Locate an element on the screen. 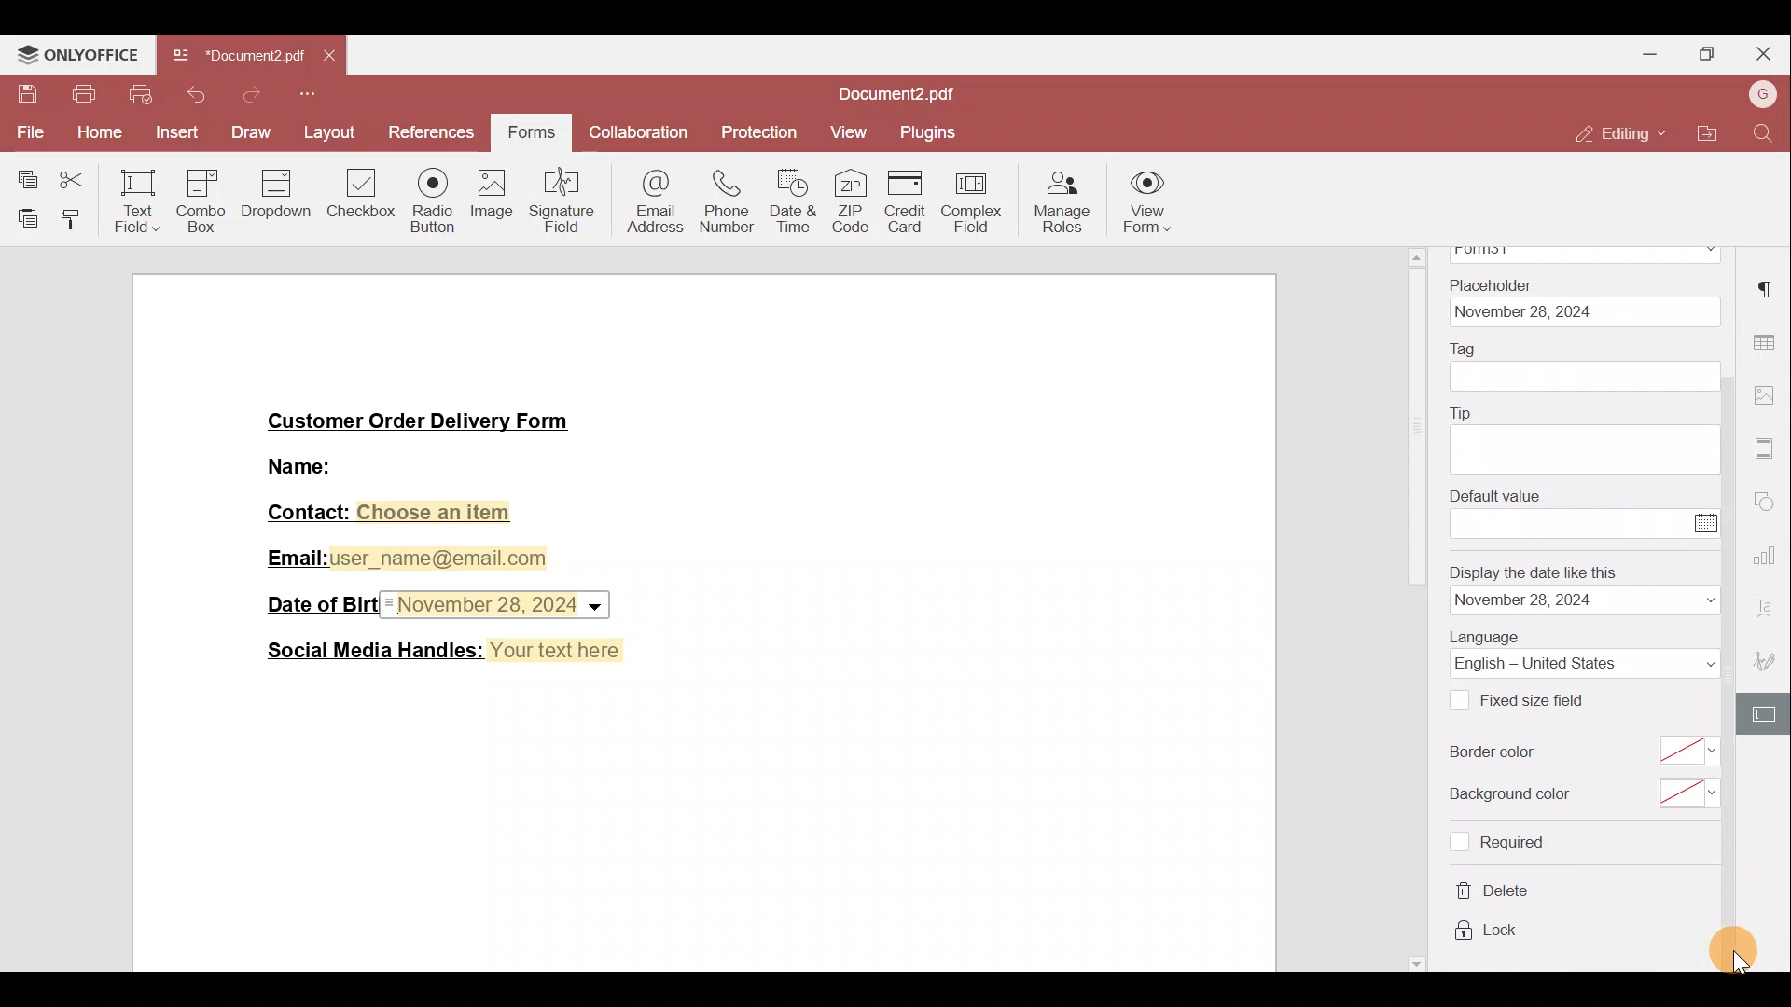 The height and width of the screenshot is (1007, 1791). Layout is located at coordinates (331, 136).